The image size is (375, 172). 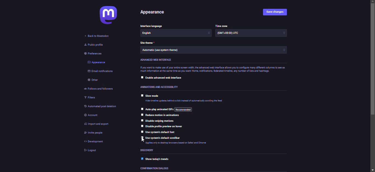 What do you see at coordinates (97, 37) in the screenshot?
I see `back to mastodon` at bounding box center [97, 37].